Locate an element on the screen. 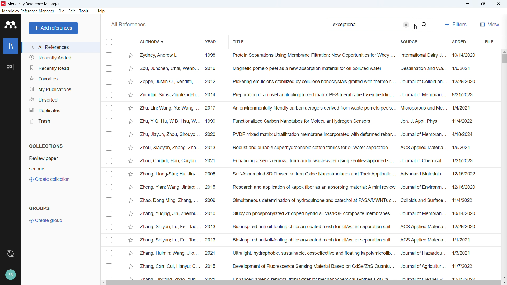  Recently added  is located at coordinates (61, 57).